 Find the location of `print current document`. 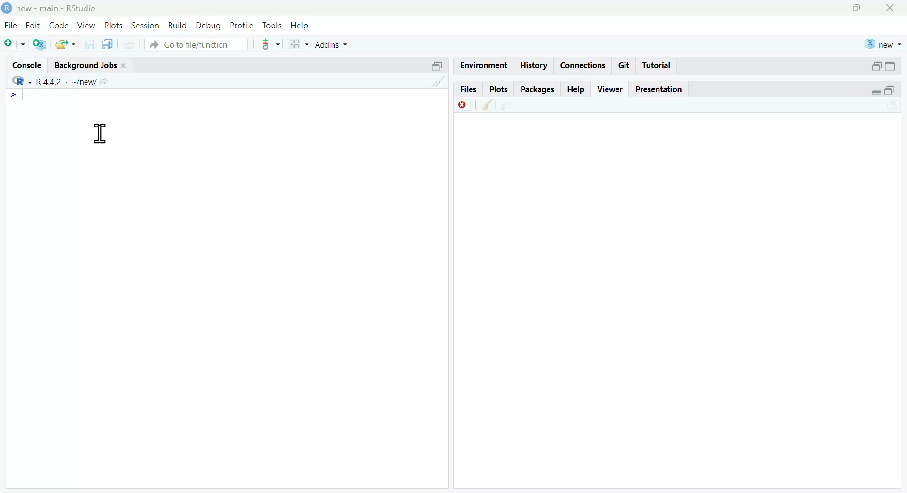

print current document is located at coordinates (134, 43).